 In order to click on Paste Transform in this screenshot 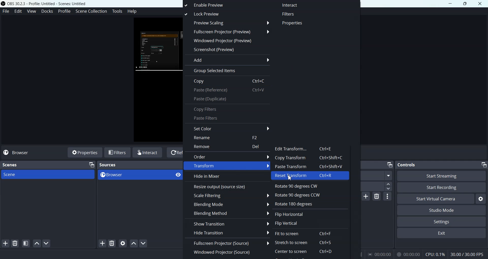, I will do `click(311, 167)`.